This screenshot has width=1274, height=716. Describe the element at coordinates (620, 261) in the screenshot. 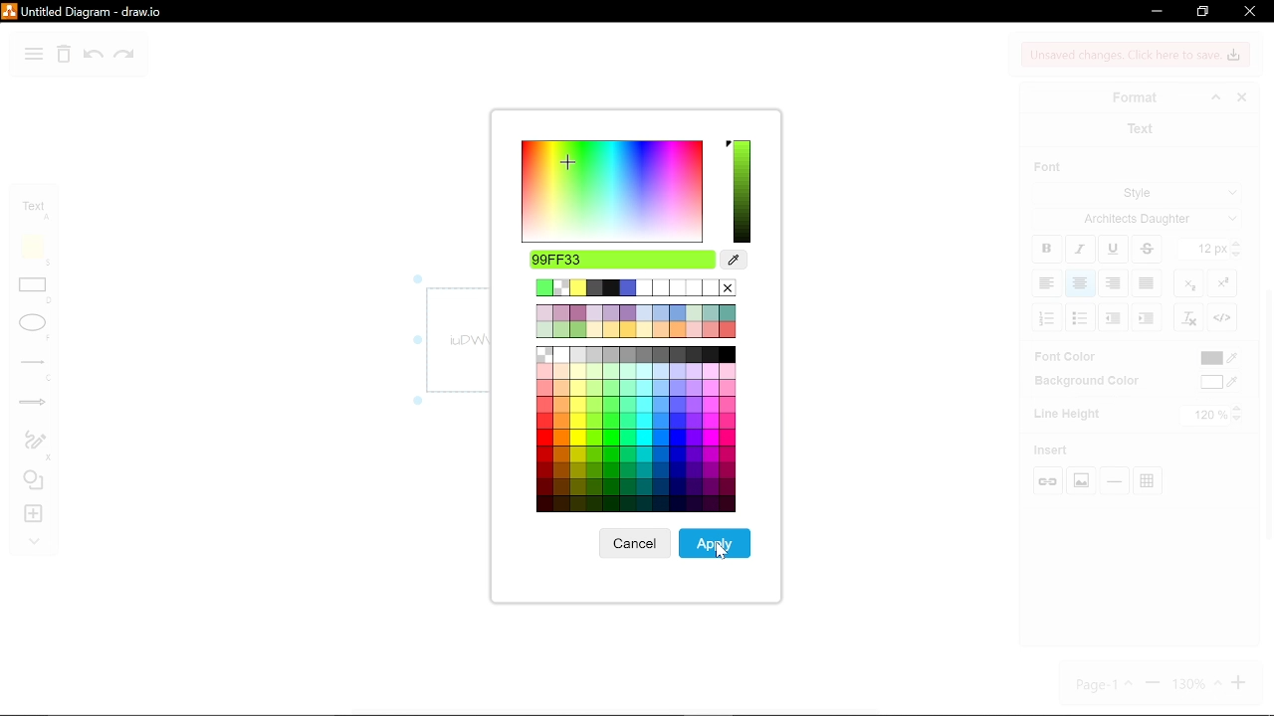

I see `selected color` at that location.